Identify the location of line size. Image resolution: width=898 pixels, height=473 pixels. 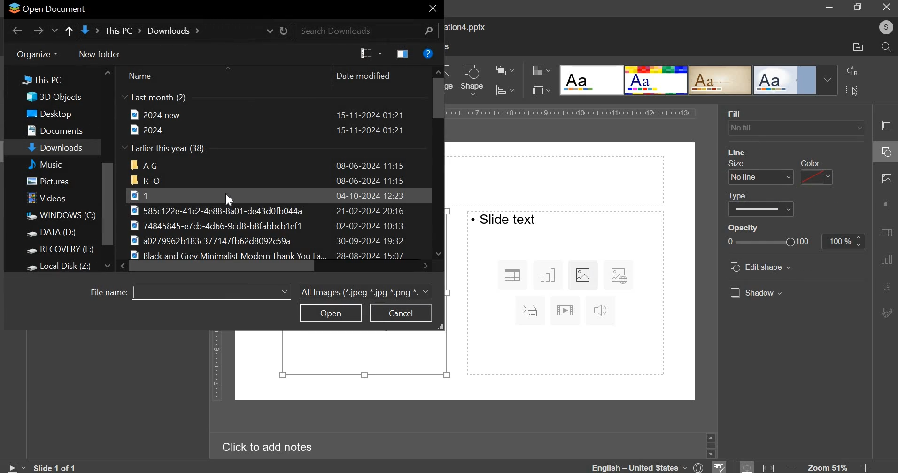
(761, 177).